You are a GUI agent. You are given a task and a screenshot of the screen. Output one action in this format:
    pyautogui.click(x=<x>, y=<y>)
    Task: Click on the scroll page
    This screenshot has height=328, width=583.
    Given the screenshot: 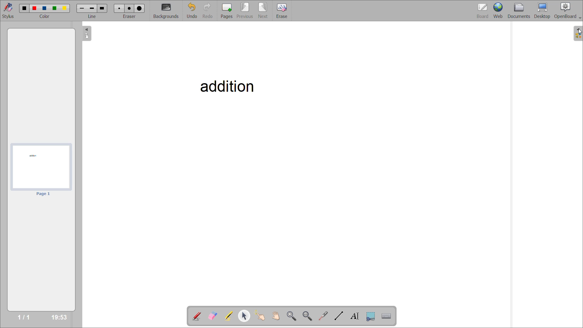 What is the action you would take?
    pyautogui.click(x=278, y=315)
    